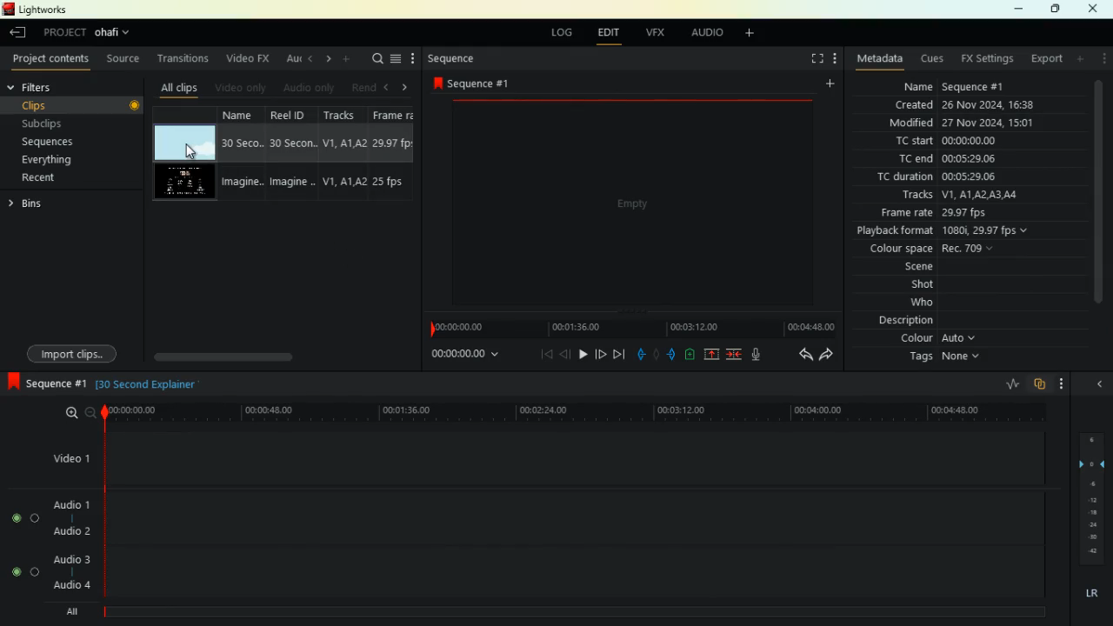 The image size is (1113, 626). Describe the element at coordinates (606, 32) in the screenshot. I see `edit` at that location.